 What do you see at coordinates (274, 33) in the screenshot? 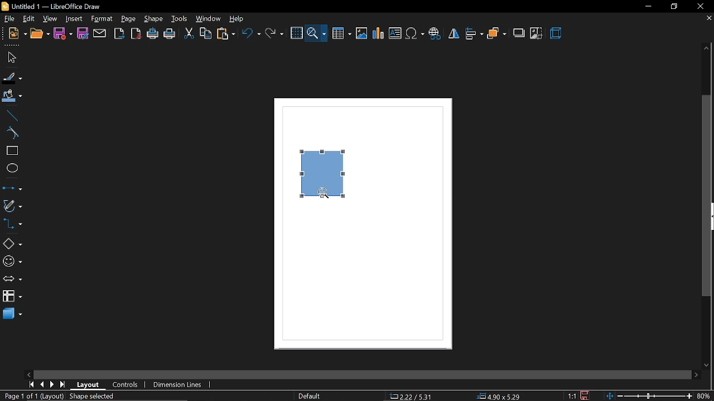
I see `redo` at bounding box center [274, 33].